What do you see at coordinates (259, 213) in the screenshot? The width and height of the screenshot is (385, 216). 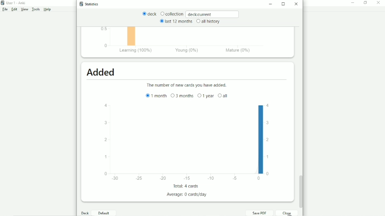 I see `Save PDF` at bounding box center [259, 213].